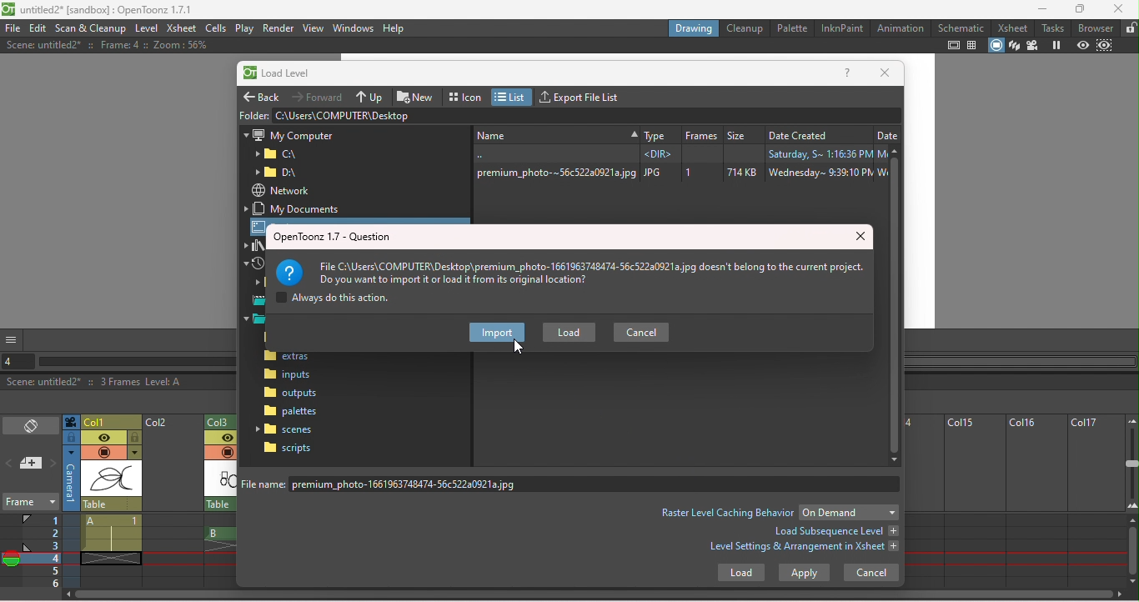 Image resolution: width=1139 pixels, height=602 pixels. I want to click on Palettes, so click(292, 411).